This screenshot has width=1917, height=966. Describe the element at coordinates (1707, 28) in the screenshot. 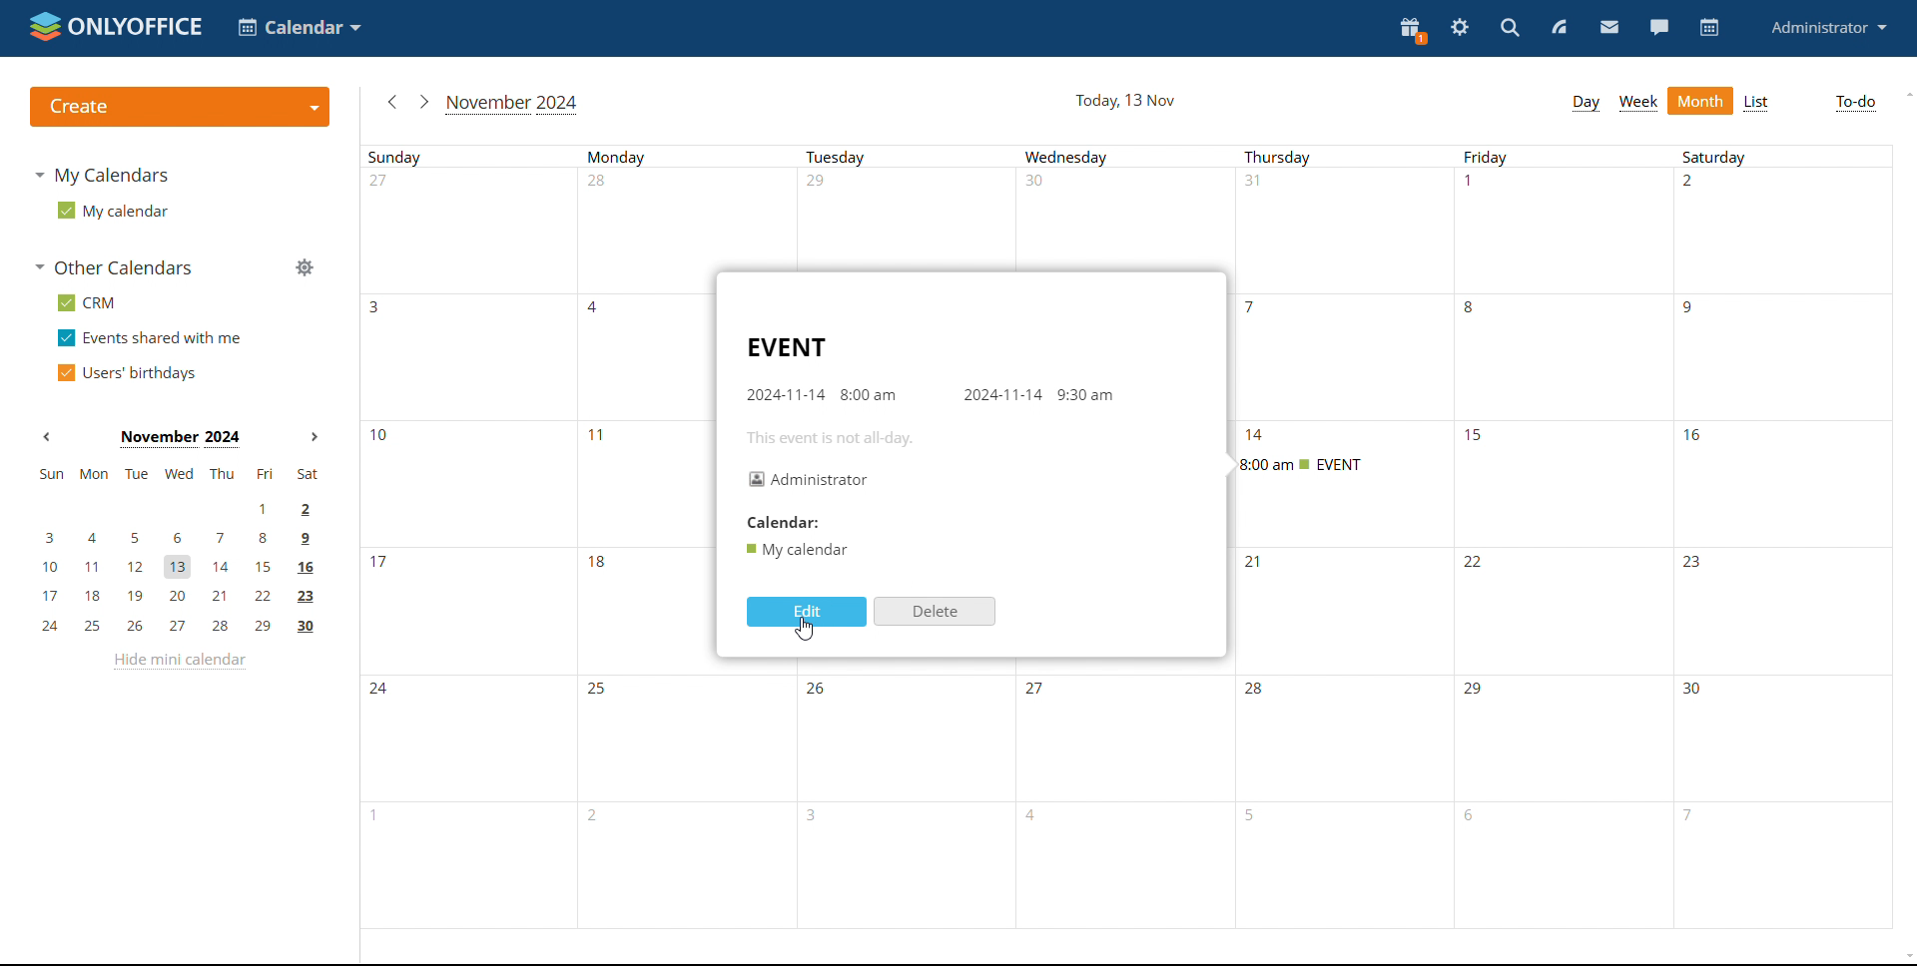

I see `calendar` at that location.